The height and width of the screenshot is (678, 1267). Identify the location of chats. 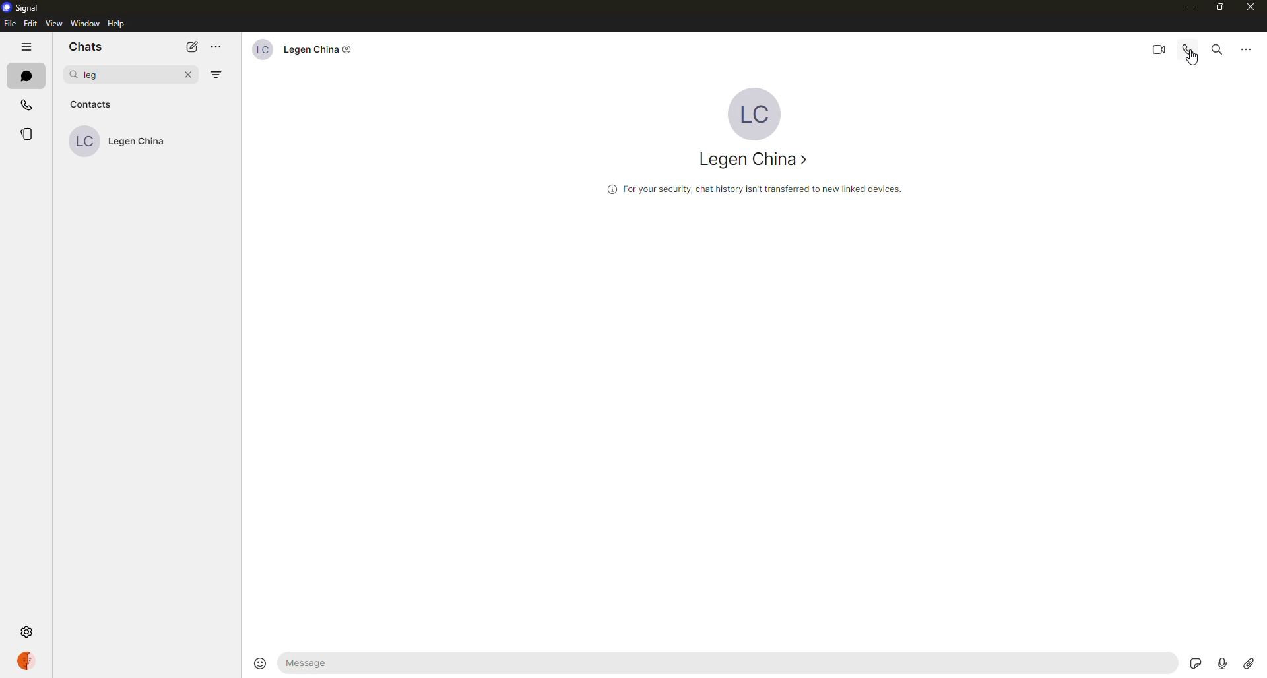
(24, 78).